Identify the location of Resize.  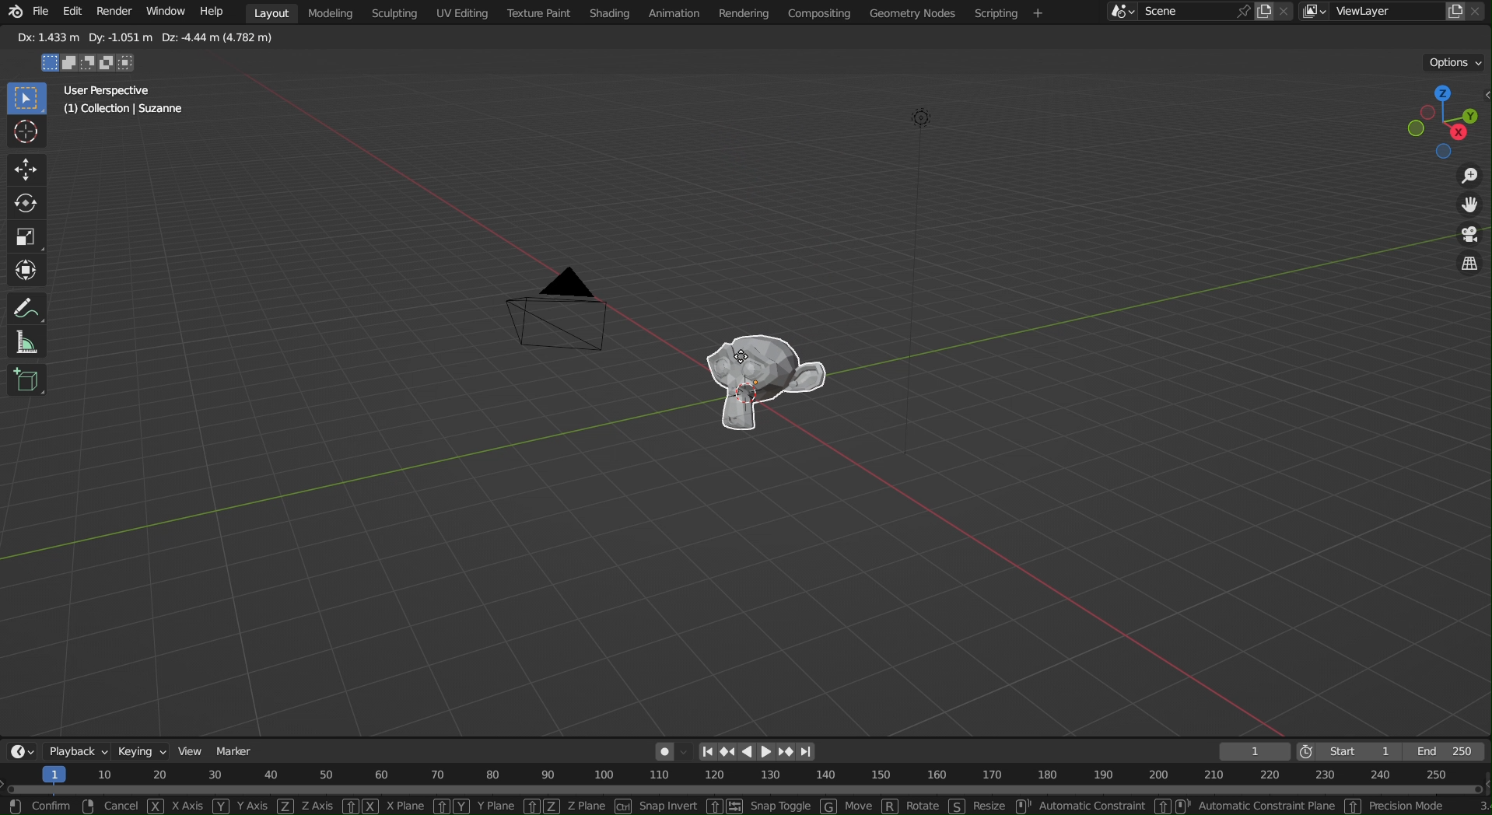
(988, 805).